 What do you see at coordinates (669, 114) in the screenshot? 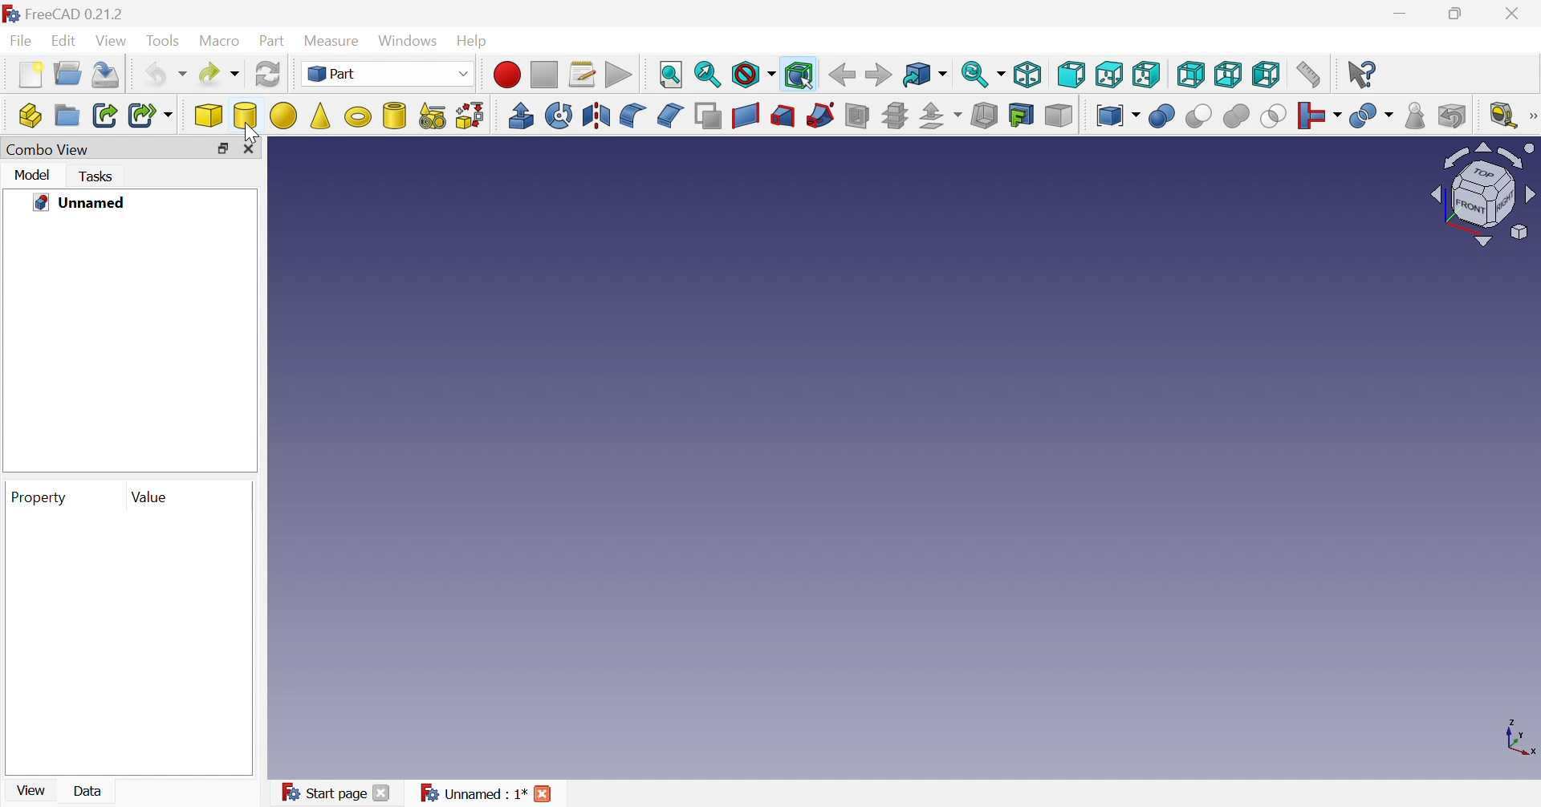
I see `Chamfer` at bounding box center [669, 114].